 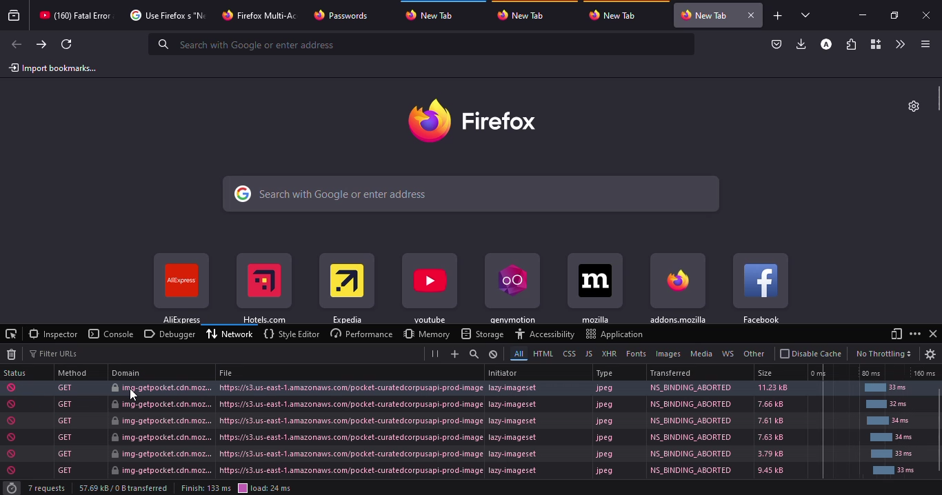 I want to click on close, so click(x=927, y=14).